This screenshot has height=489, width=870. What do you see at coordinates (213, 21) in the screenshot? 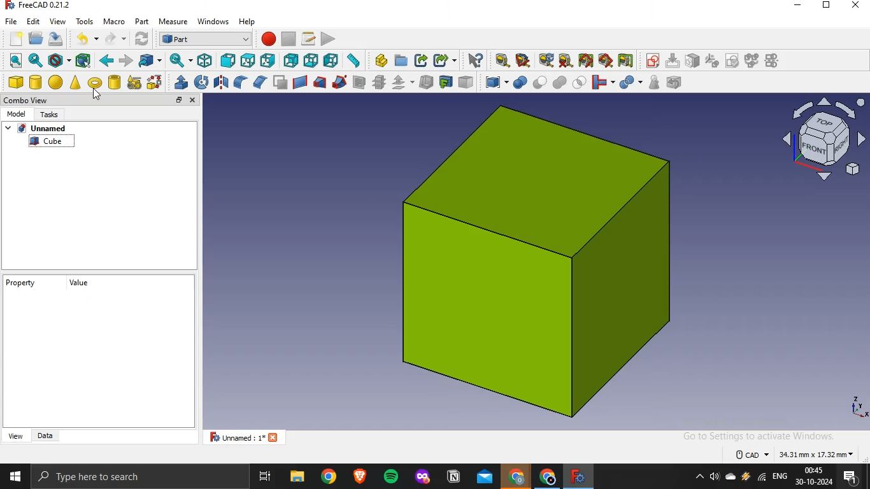
I see `windows` at bounding box center [213, 21].